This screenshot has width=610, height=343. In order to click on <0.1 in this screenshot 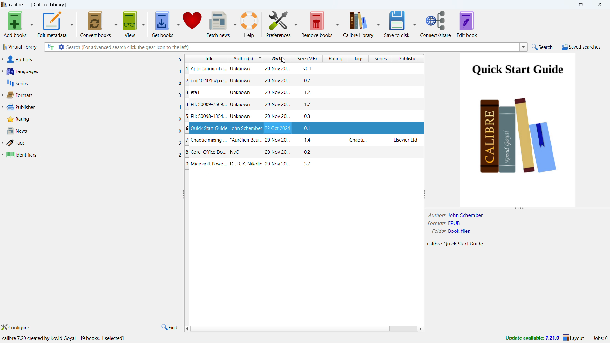, I will do `click(308, 69)`.